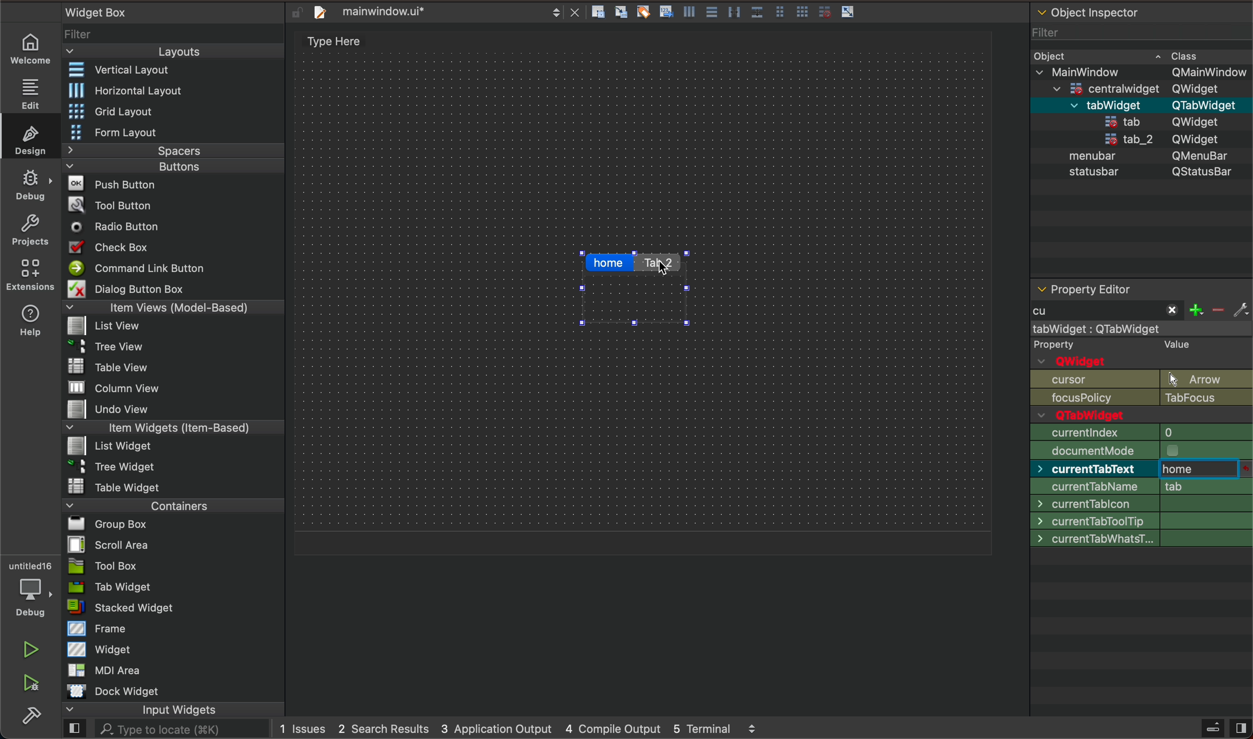 The height and width of the screenshot is (739, 1253). Describe the element at coordinates (106, 111) in the screenshot. I see ` Grid Layout` at that location.